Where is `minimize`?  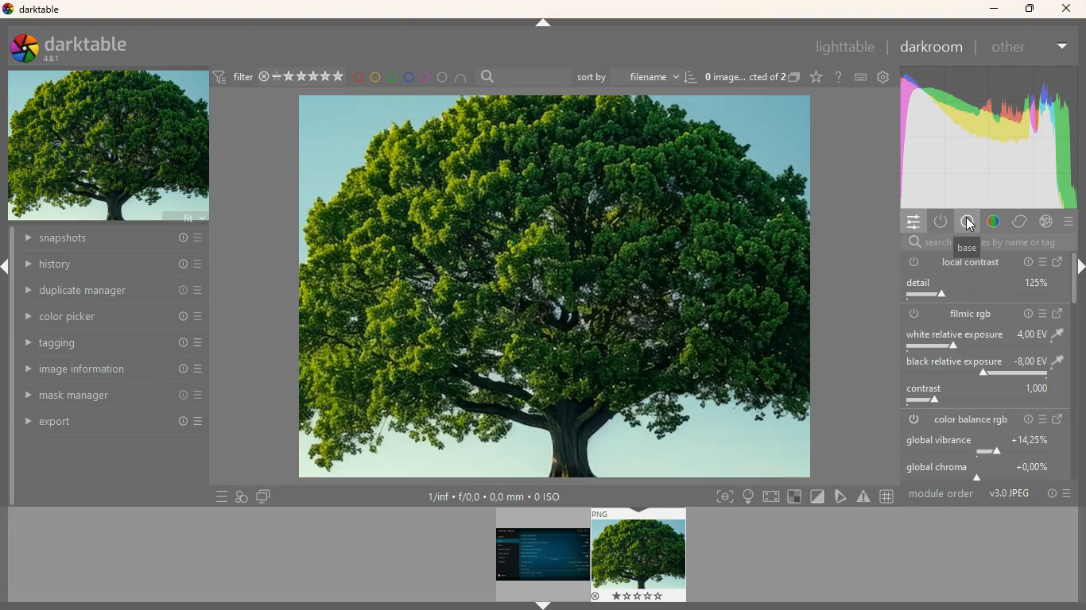 minimize is located at coordinates (994, 10).